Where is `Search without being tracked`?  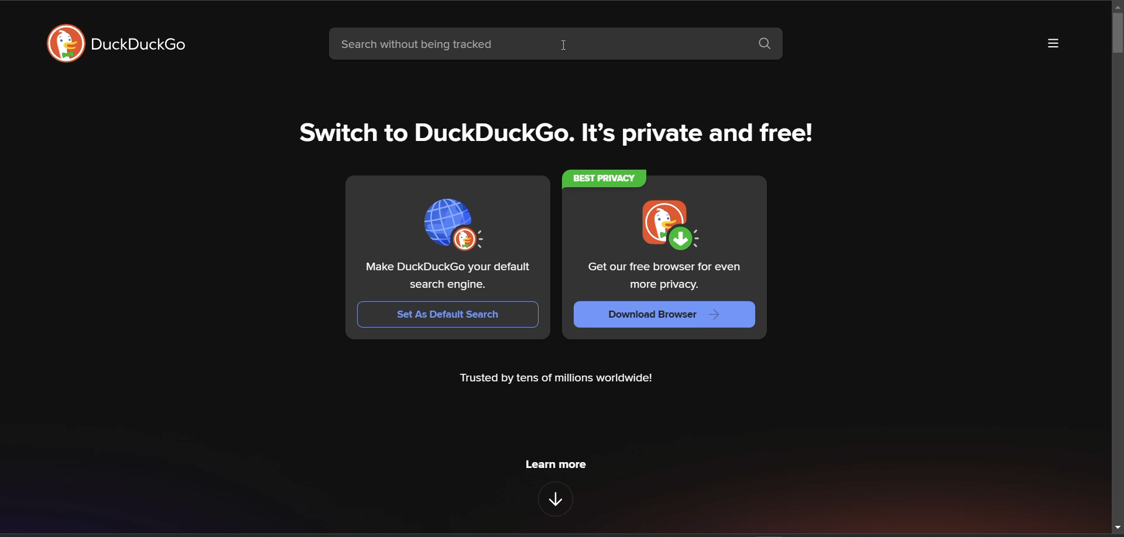 Search without being tracked is located at coordinates (536, 46).